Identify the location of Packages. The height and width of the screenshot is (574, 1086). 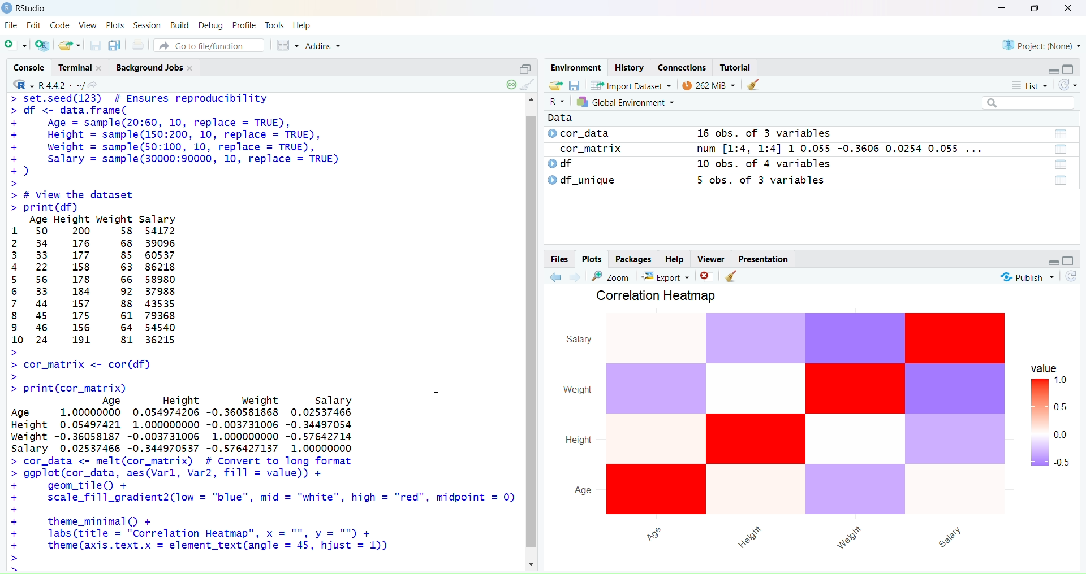
(633, 259).